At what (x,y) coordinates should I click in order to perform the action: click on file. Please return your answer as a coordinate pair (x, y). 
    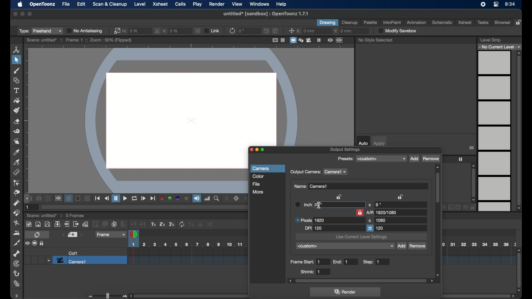
    Looking at the image, I should click on (256, 184).